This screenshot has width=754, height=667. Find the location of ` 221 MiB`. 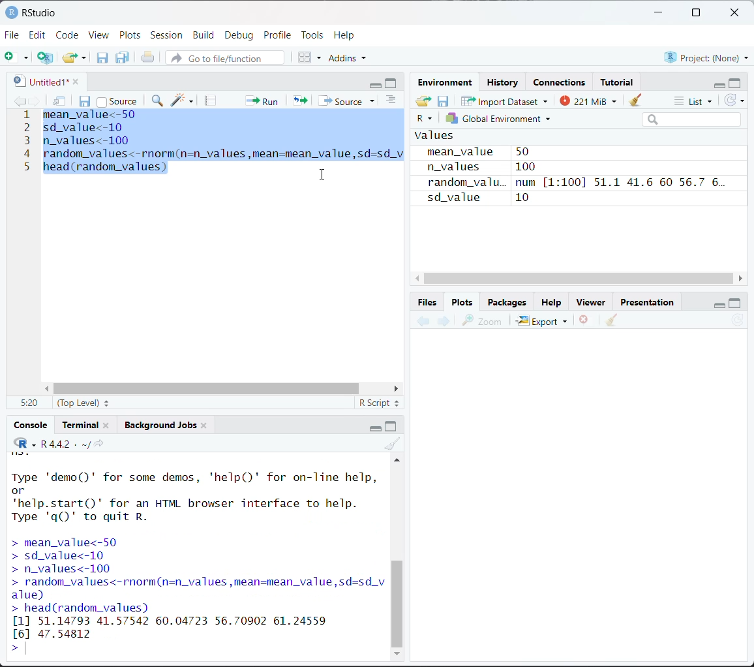

 221 MiB is located at coordinates (586, 99).